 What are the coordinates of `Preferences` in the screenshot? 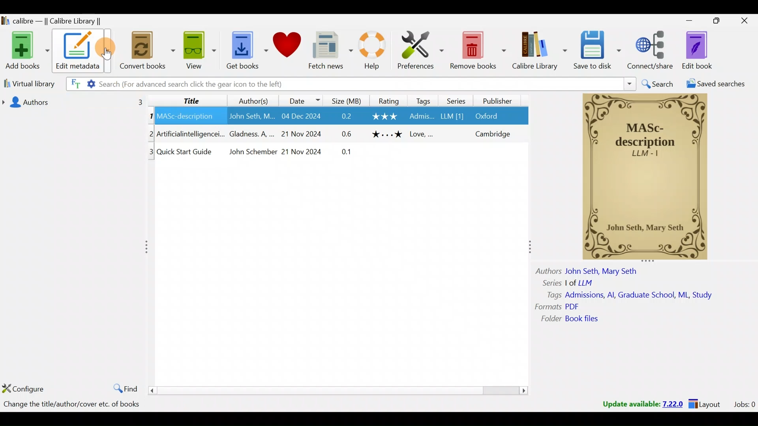 It's located at (421, 50).